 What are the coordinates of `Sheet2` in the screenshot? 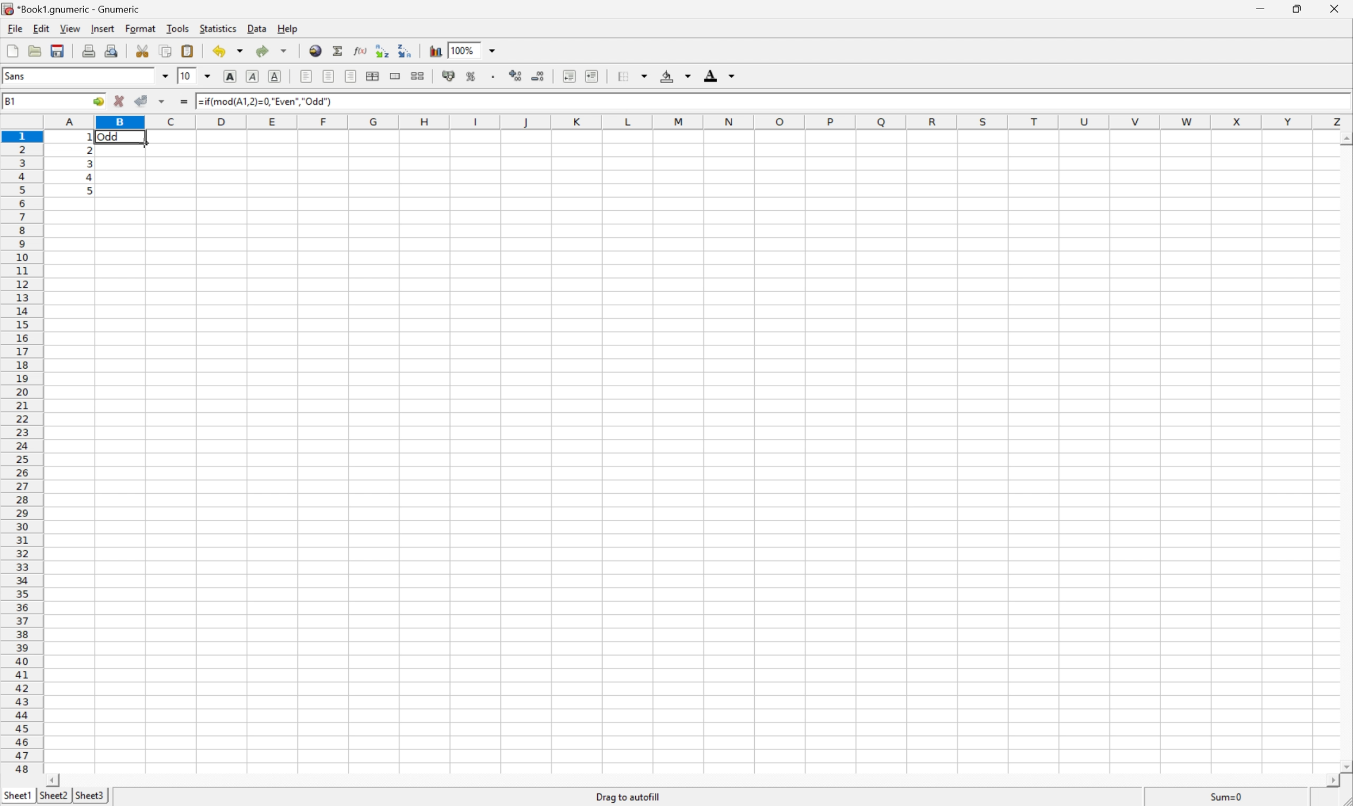 It's located at (54, 796).